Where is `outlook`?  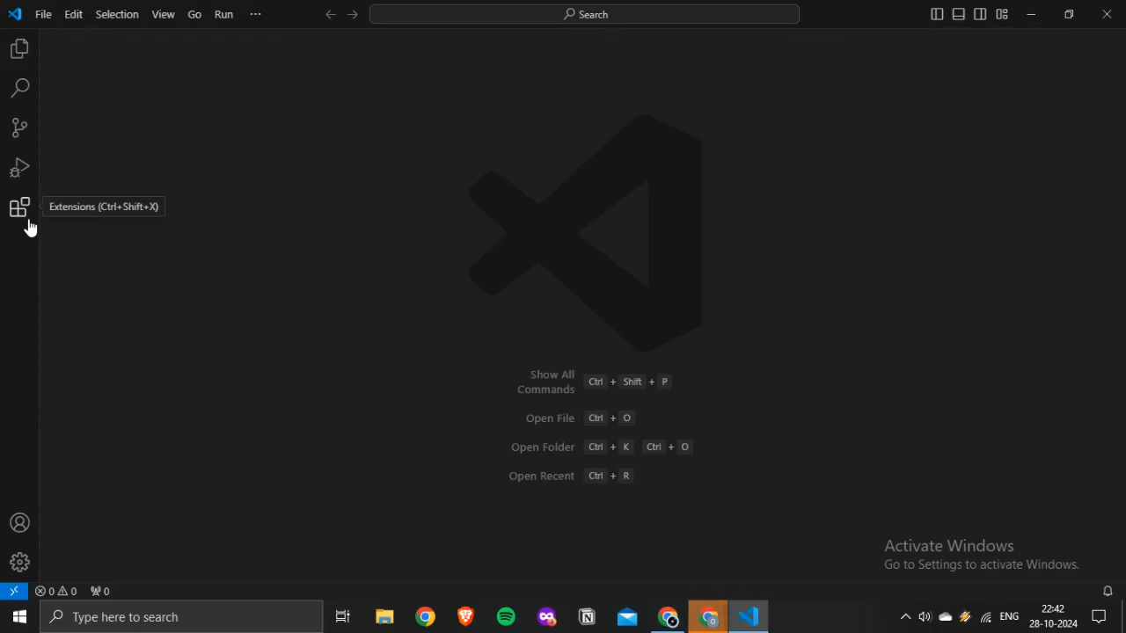 outlook is located at coordinates (629, 616).